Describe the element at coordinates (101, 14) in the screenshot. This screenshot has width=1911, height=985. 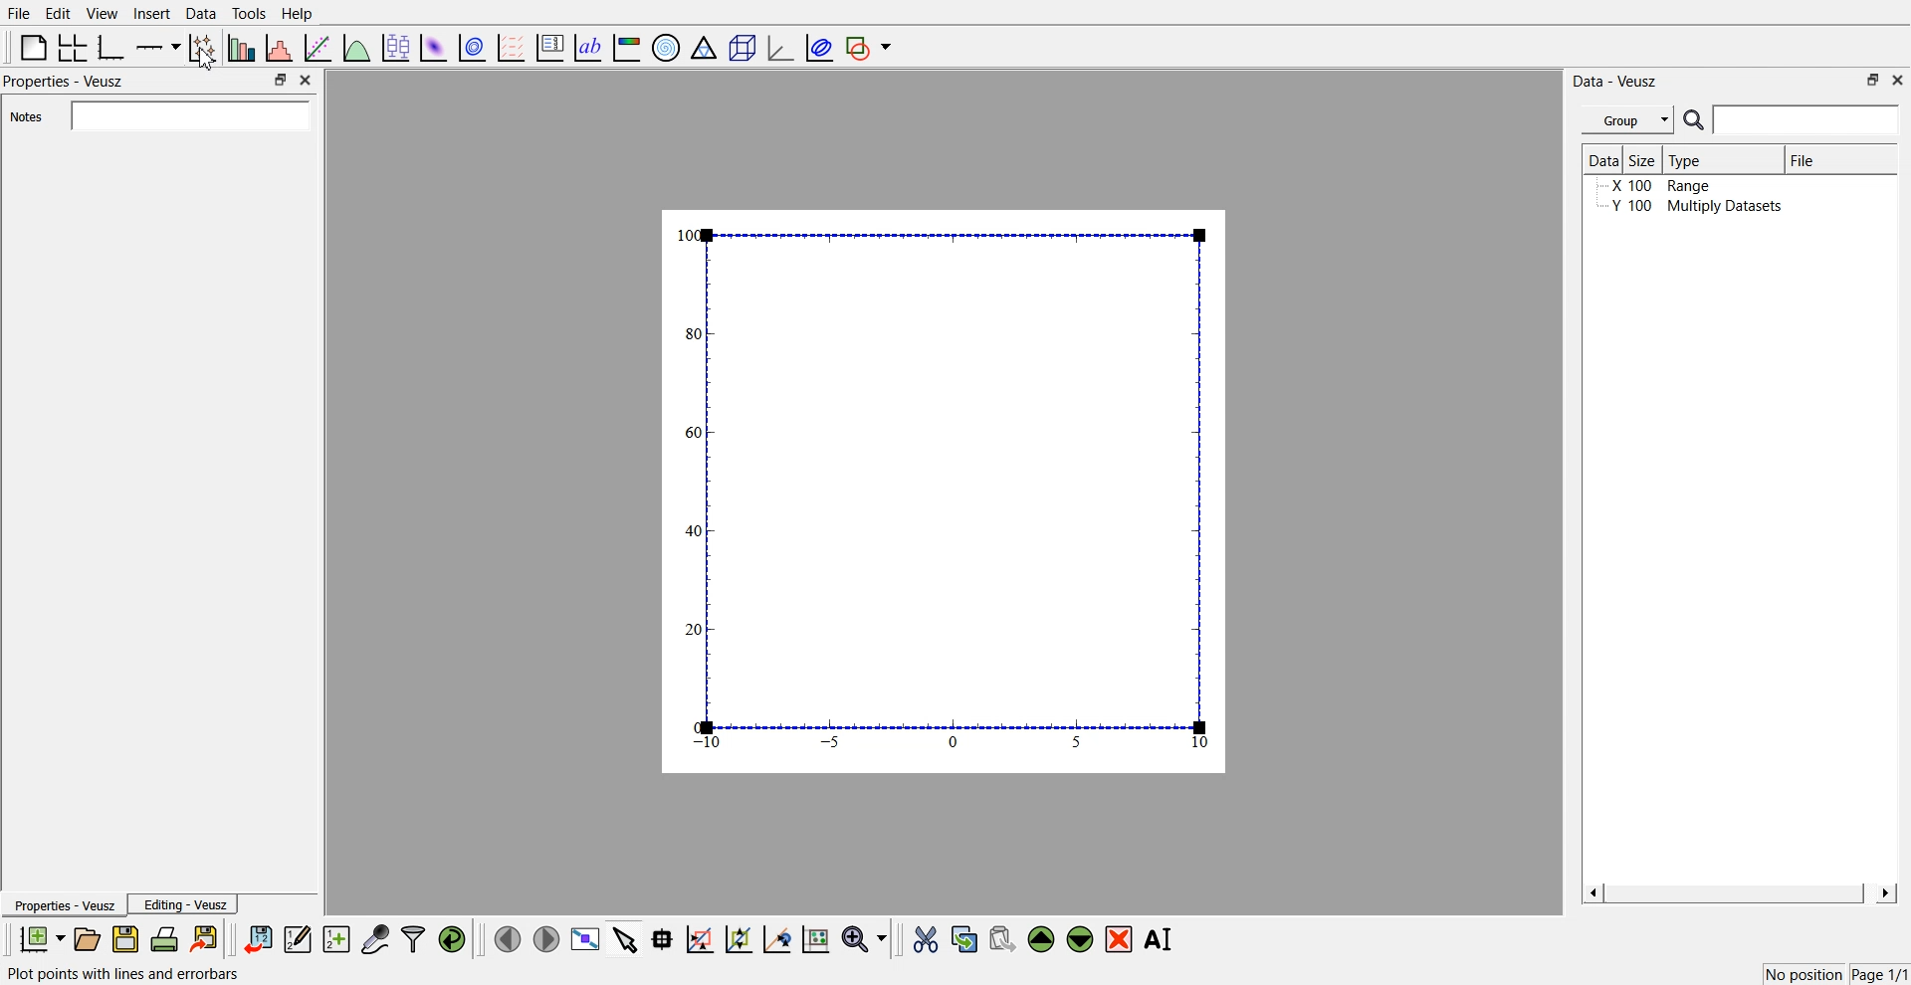
I see `View` at that location.